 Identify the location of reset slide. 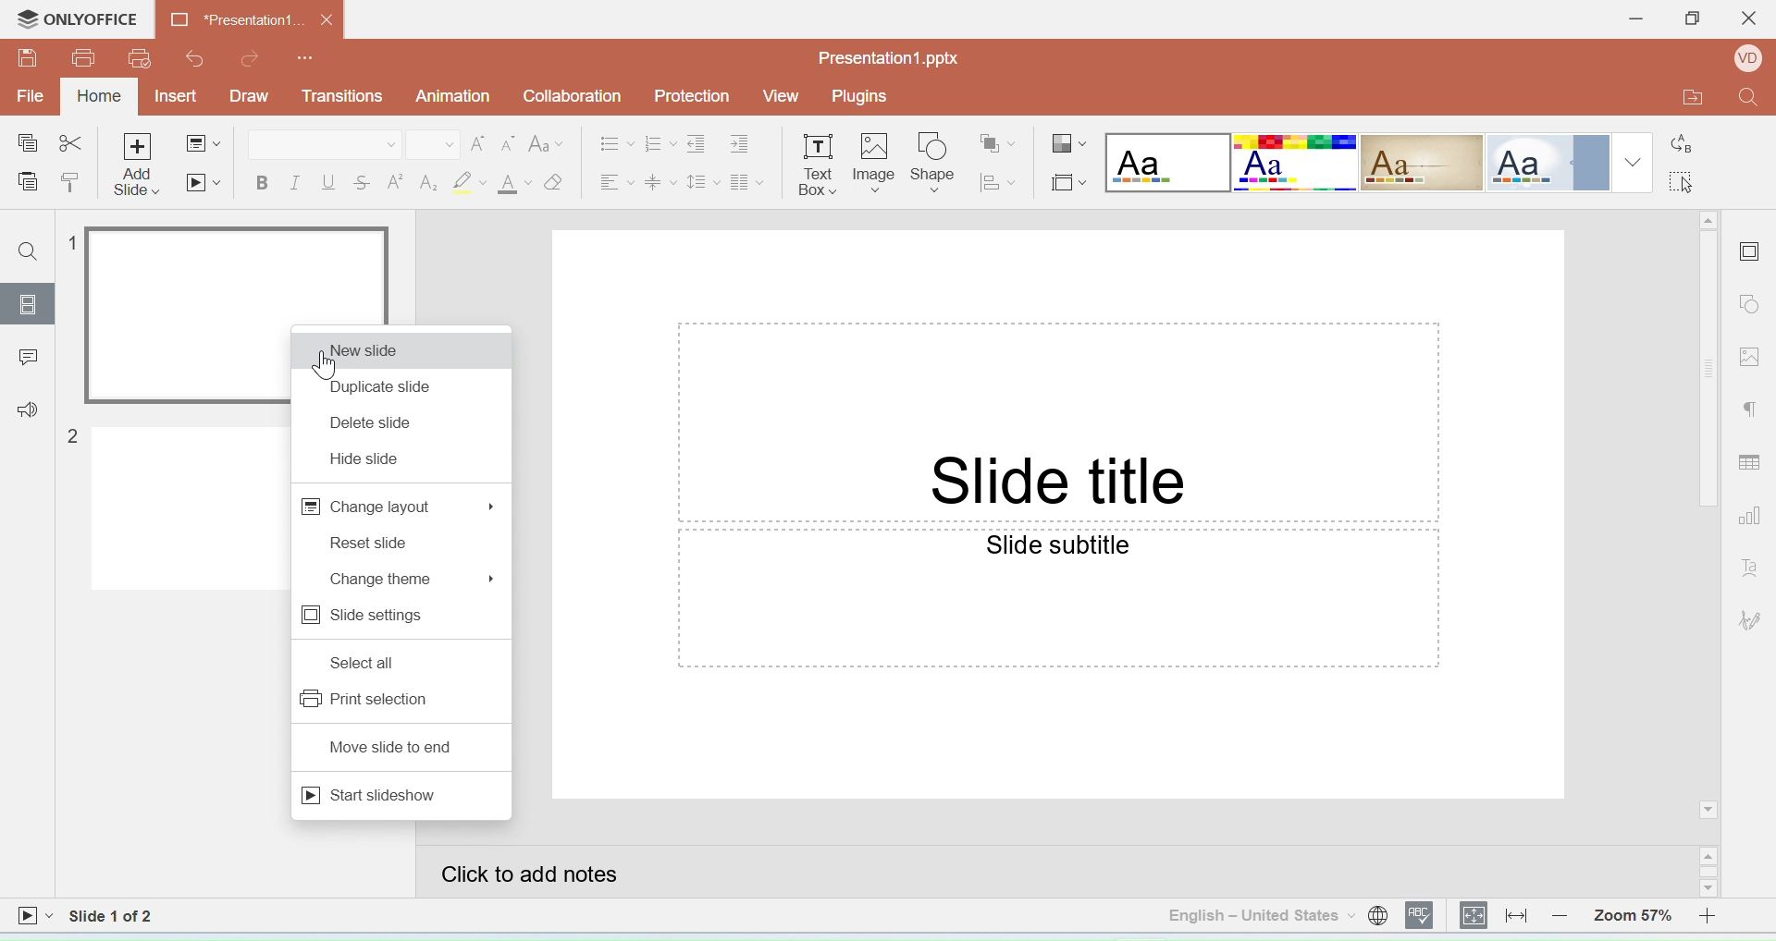
(369, 544).